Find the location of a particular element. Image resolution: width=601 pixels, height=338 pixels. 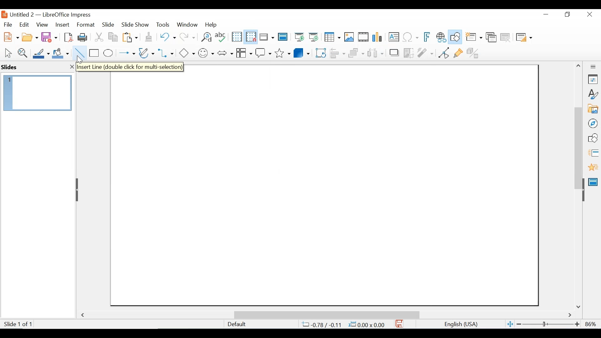

Basic Shapes is located at coordinates (187, 52).